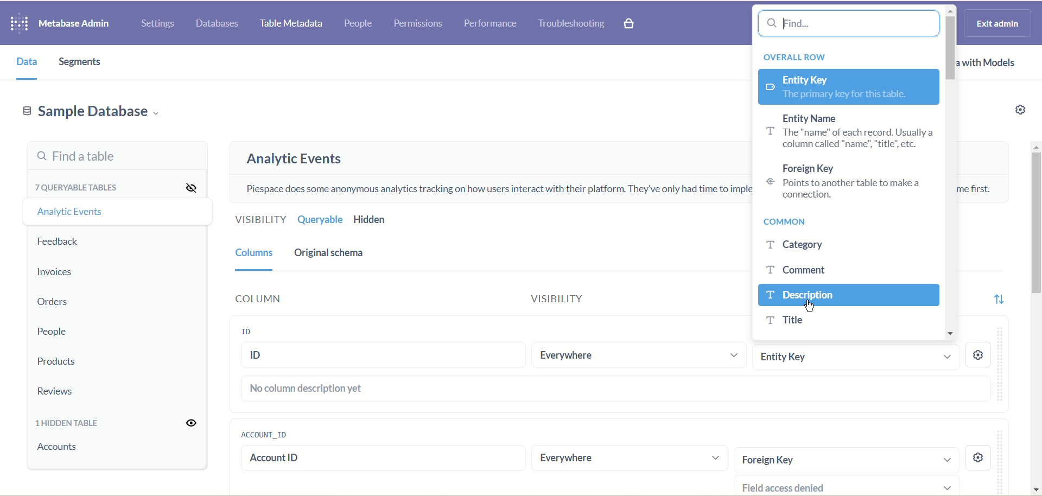  I want to click on column, so click(256, 297).